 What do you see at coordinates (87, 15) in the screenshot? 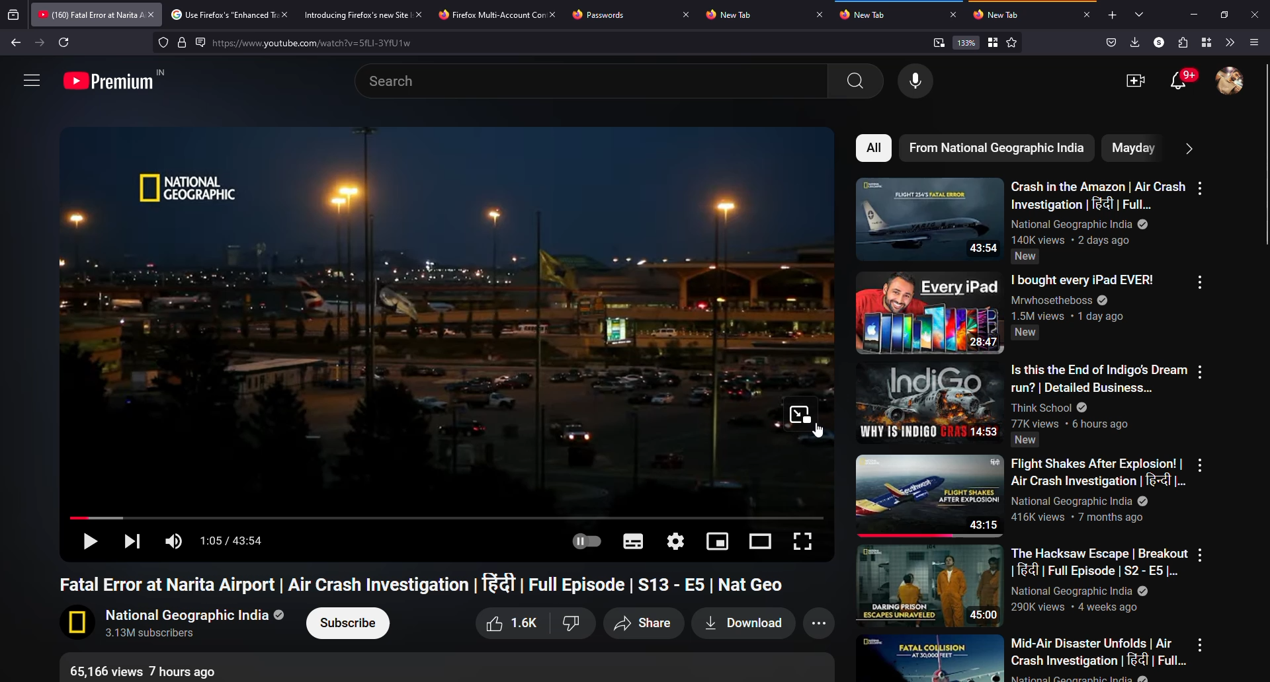
I see `YouTube tab` at bounding box center [87, 15].